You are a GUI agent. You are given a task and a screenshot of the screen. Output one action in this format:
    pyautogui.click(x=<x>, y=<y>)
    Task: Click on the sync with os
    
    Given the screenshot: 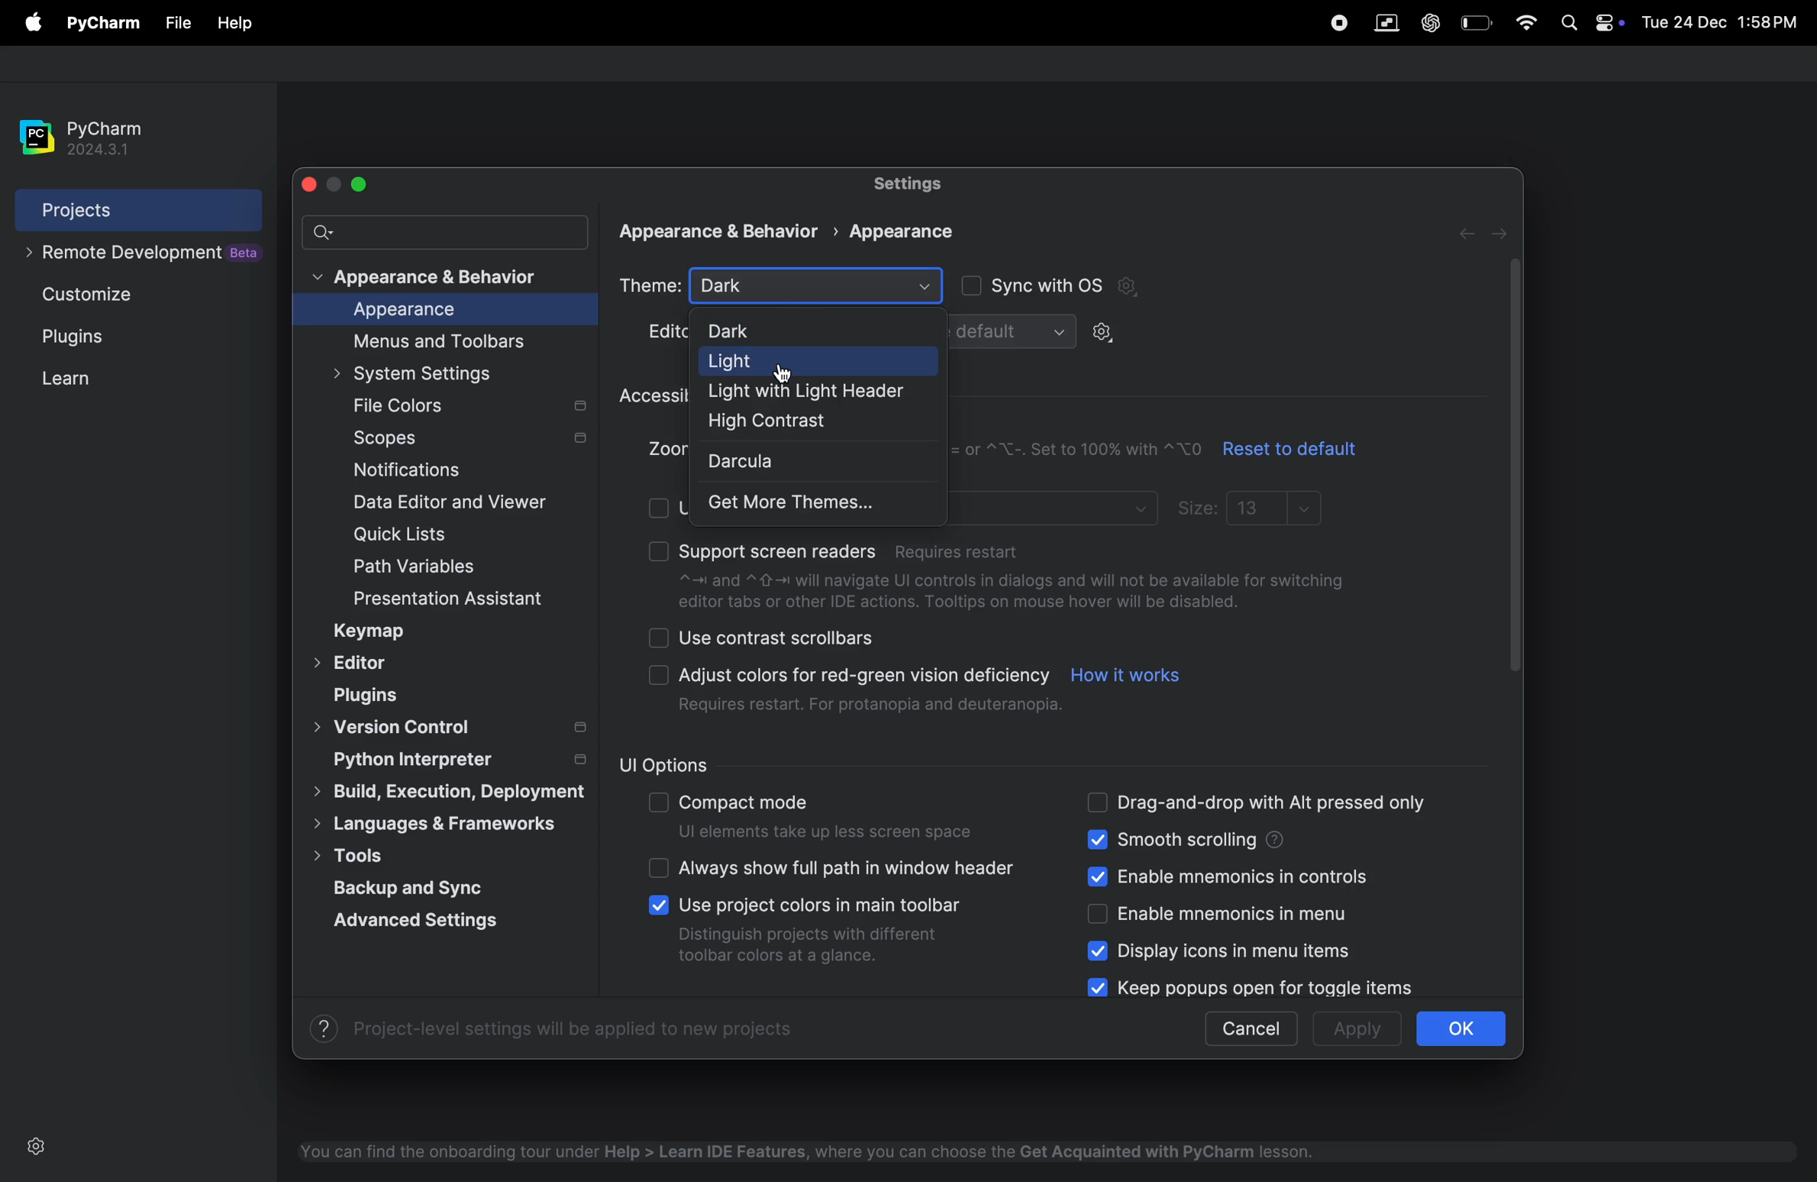 What is the action you would take?
    pyautogui.click(x=1038, y=287)
    